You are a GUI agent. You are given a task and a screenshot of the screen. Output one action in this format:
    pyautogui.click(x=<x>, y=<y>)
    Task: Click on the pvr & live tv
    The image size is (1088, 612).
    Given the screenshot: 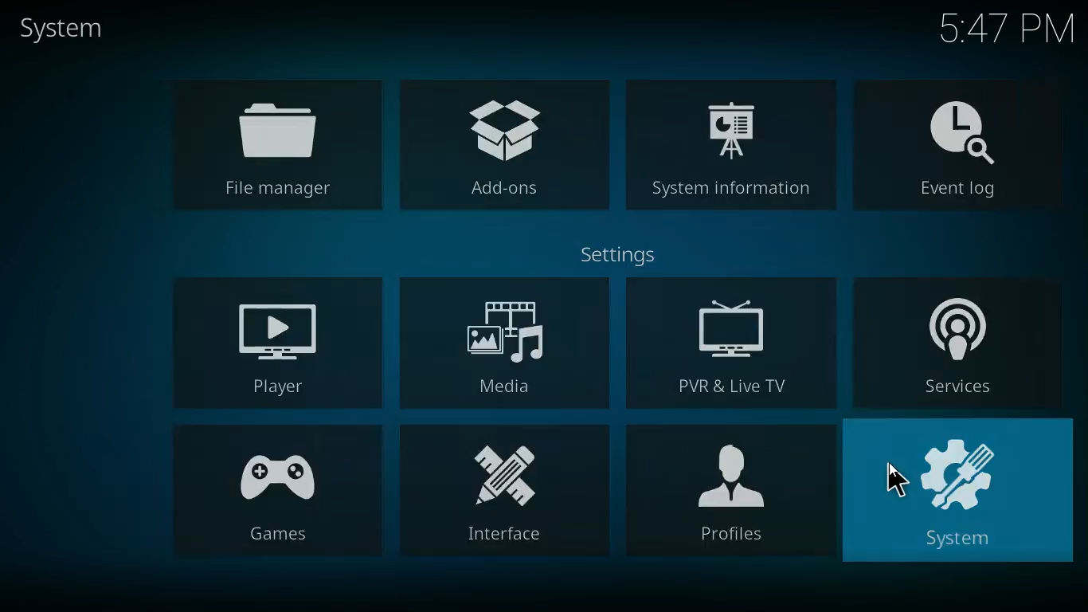 What is the action you would take?
    pyautogui.click(x=730, y=343)
    